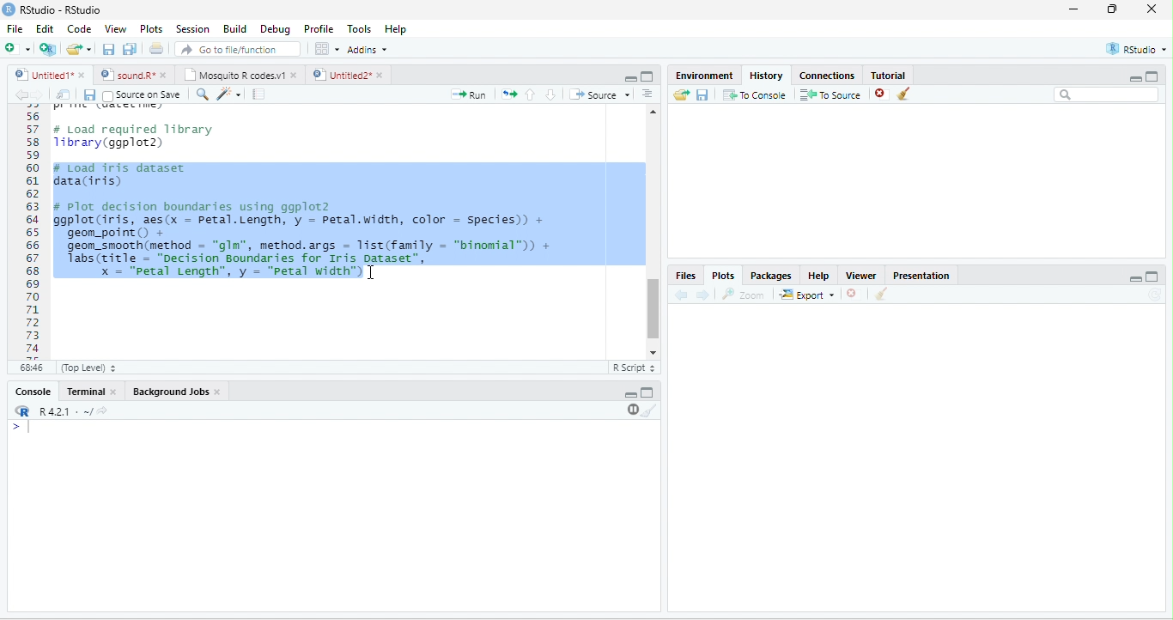  Describe the element at coordinates (295, 76) in the screenshot. I see `close` at that location.